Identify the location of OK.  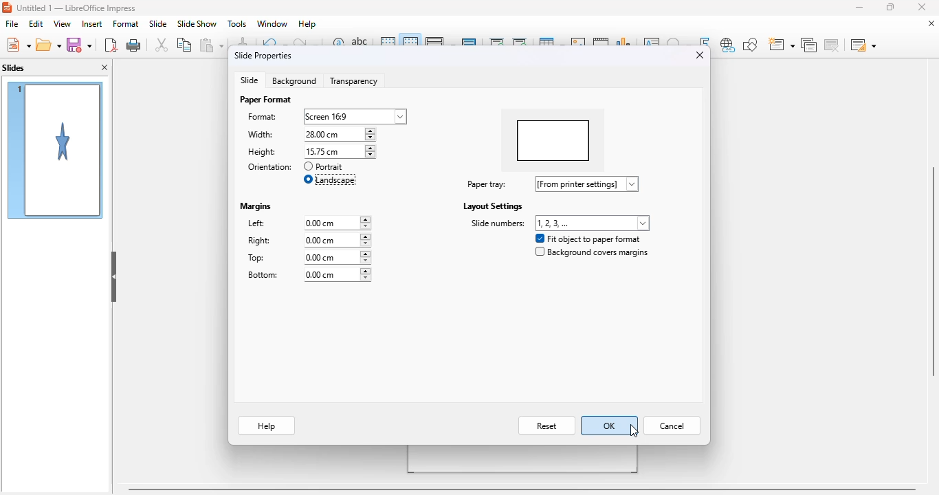
(609, 425).